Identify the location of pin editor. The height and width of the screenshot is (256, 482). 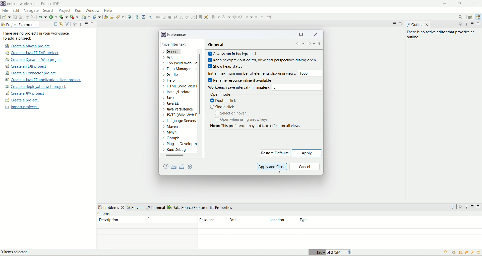
(269, 17).